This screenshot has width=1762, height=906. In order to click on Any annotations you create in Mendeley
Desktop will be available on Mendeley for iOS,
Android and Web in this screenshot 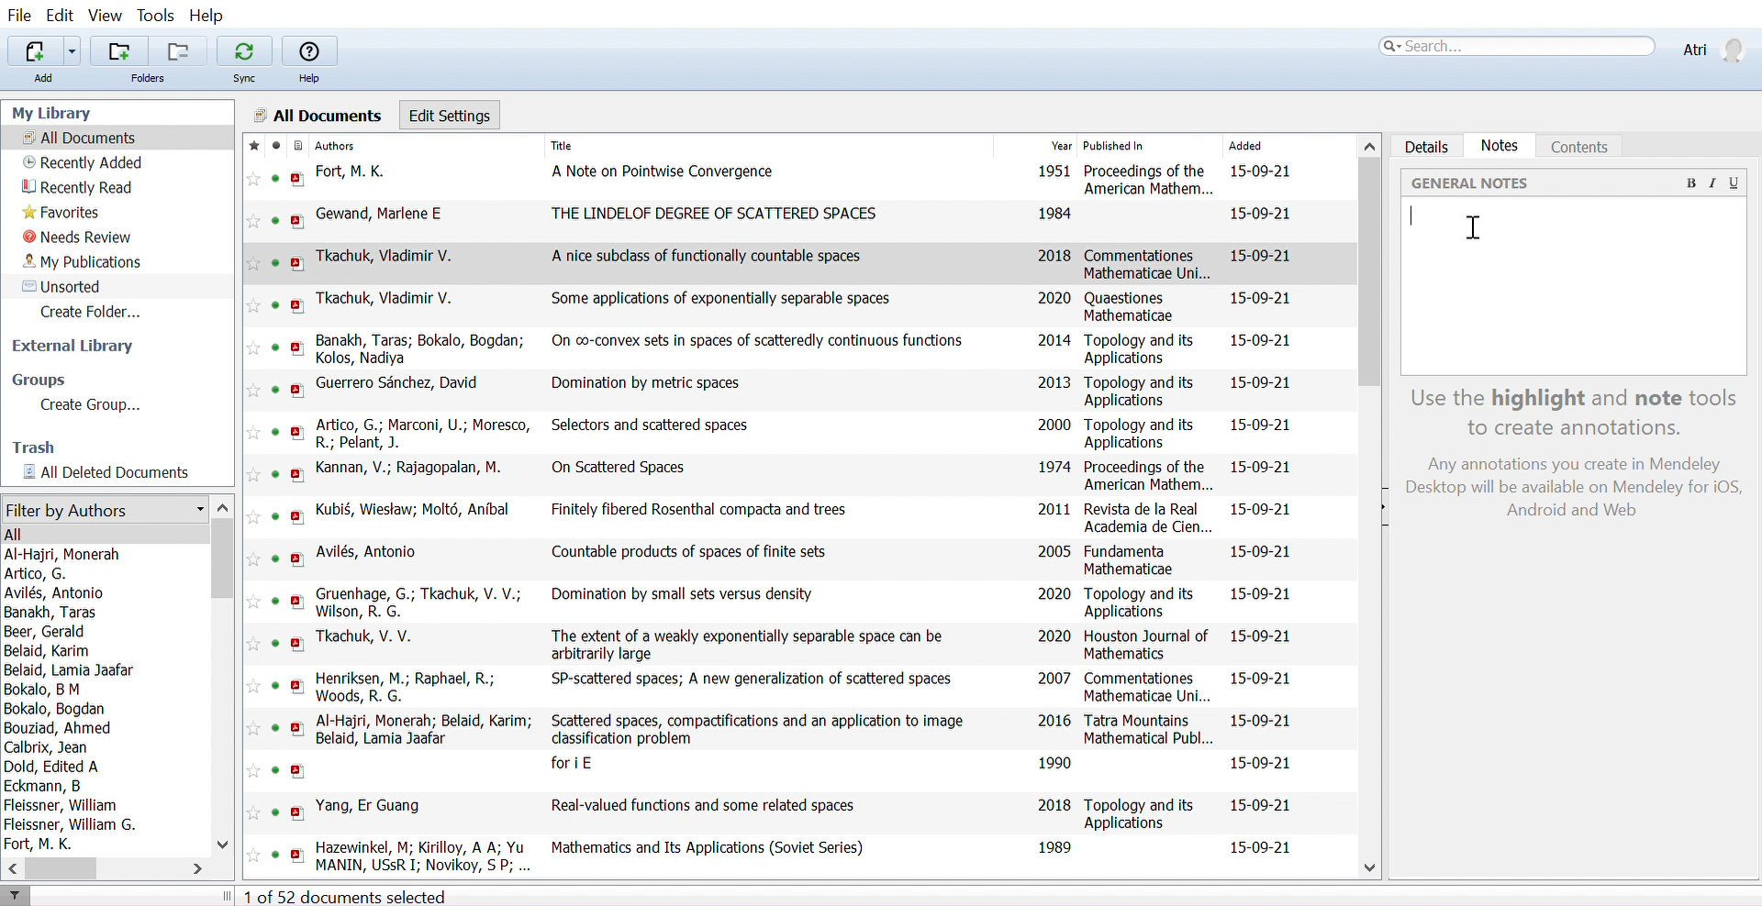, I will do `click(1578, 487)`.